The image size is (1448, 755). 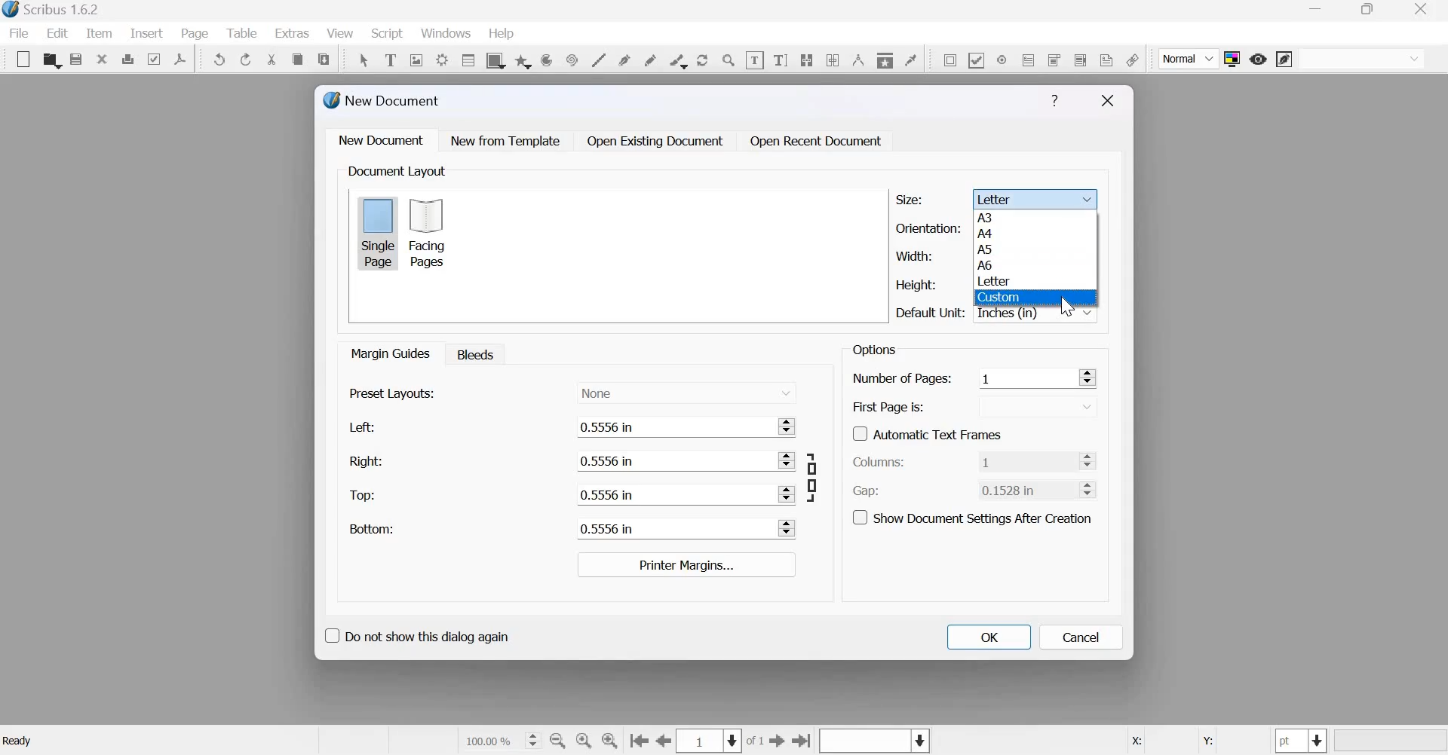 I want to click on Letter, so click(x=995, y=280).